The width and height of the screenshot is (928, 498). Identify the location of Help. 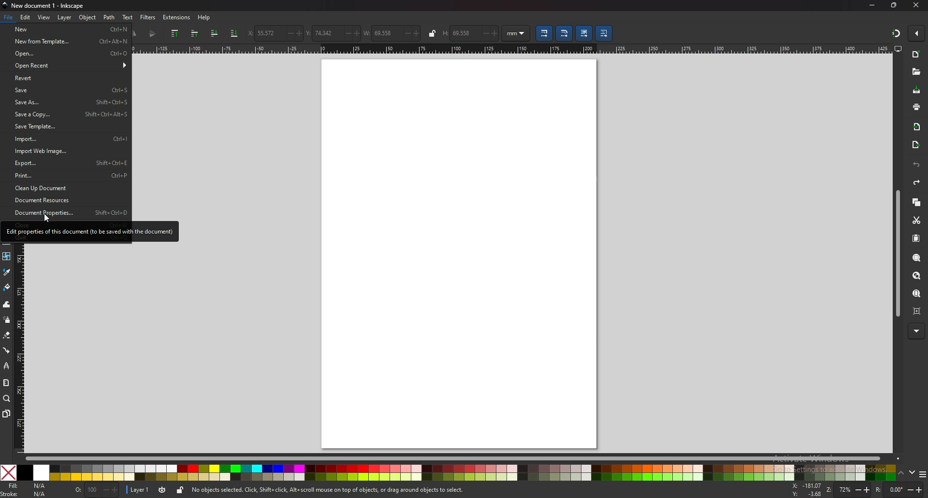
(204, 17).